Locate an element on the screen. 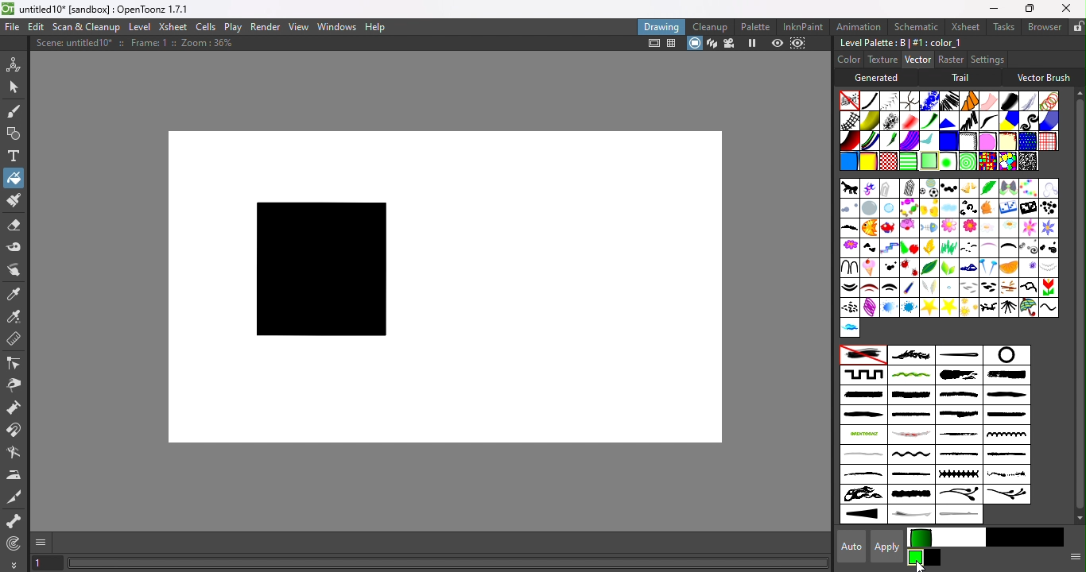 Image resolution: width=1086 pixels, height=572 pixels. current style is located at coordinates (950, 538).